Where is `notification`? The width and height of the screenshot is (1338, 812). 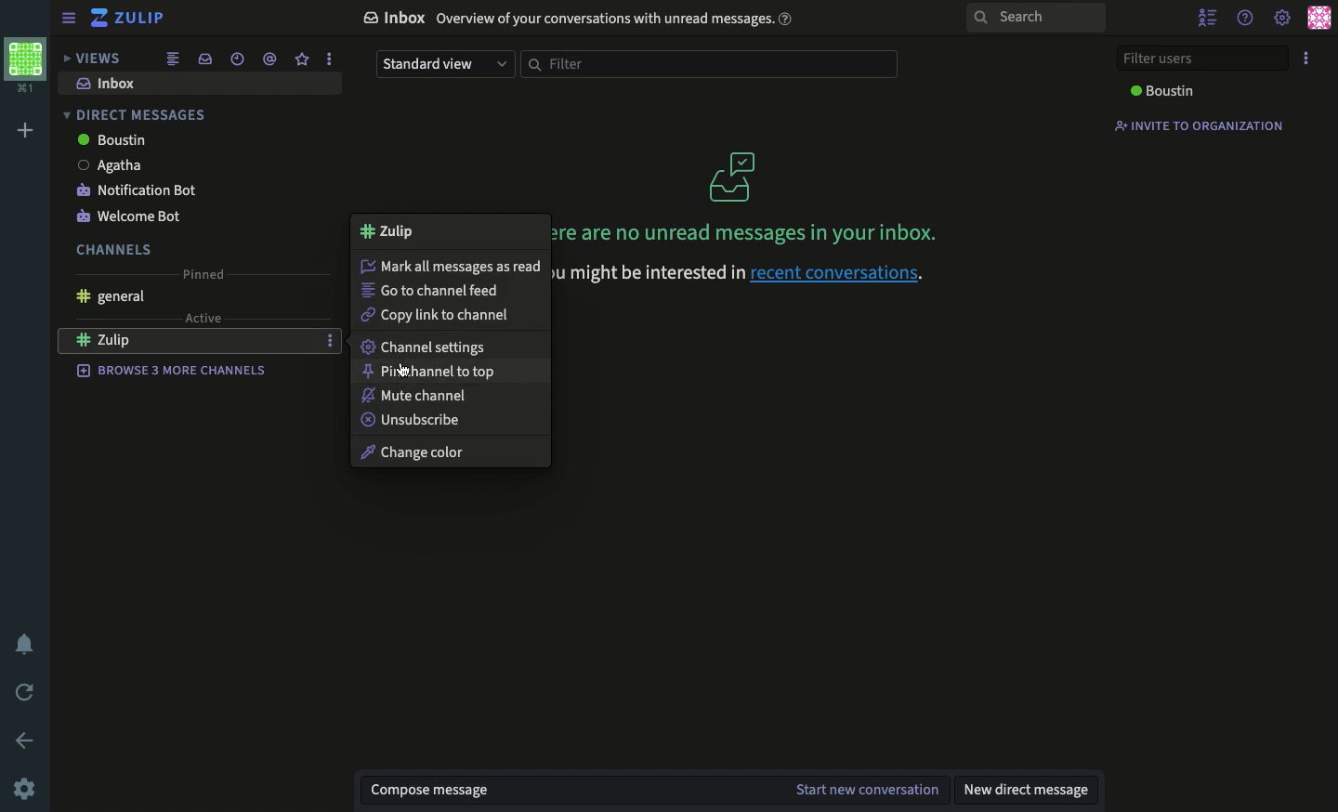 notification is located at coordinates (27, 643).